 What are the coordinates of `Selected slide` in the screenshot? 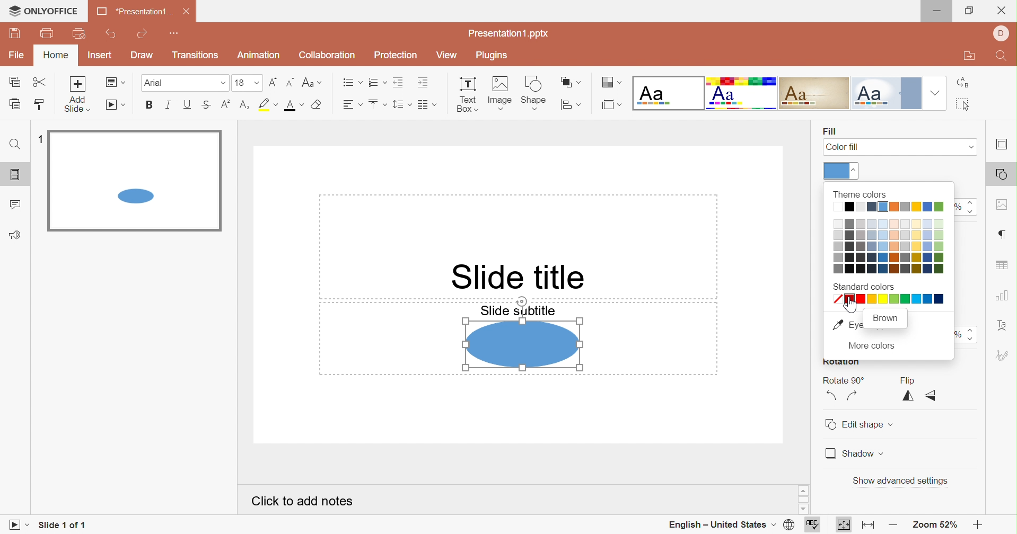 It's located at (135, 181).